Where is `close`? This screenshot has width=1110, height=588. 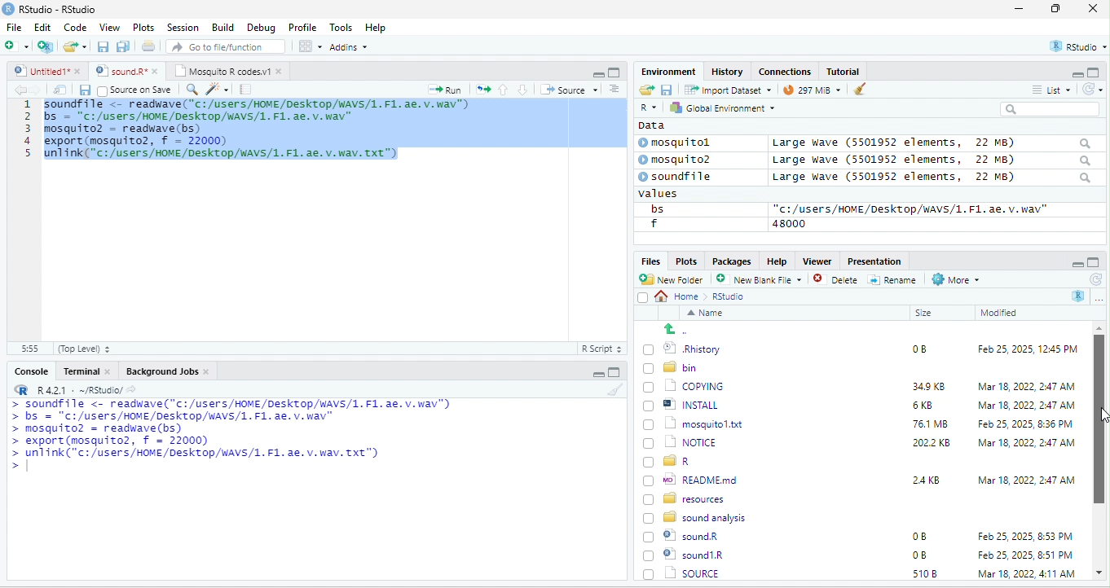
close is located at coordinates (1093, 10).